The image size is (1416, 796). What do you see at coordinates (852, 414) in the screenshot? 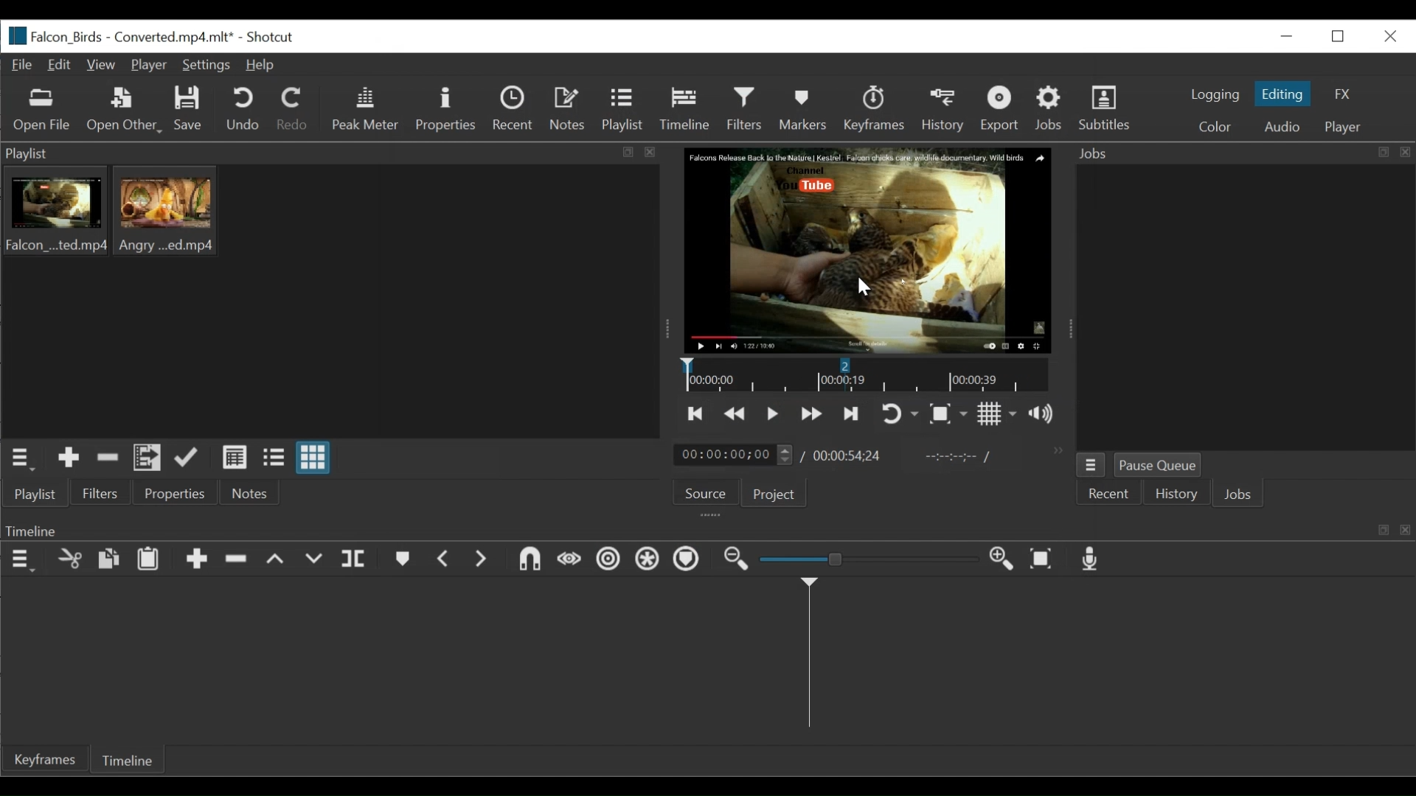
I see `Skip to the next point` at bounding box center [852, 414].